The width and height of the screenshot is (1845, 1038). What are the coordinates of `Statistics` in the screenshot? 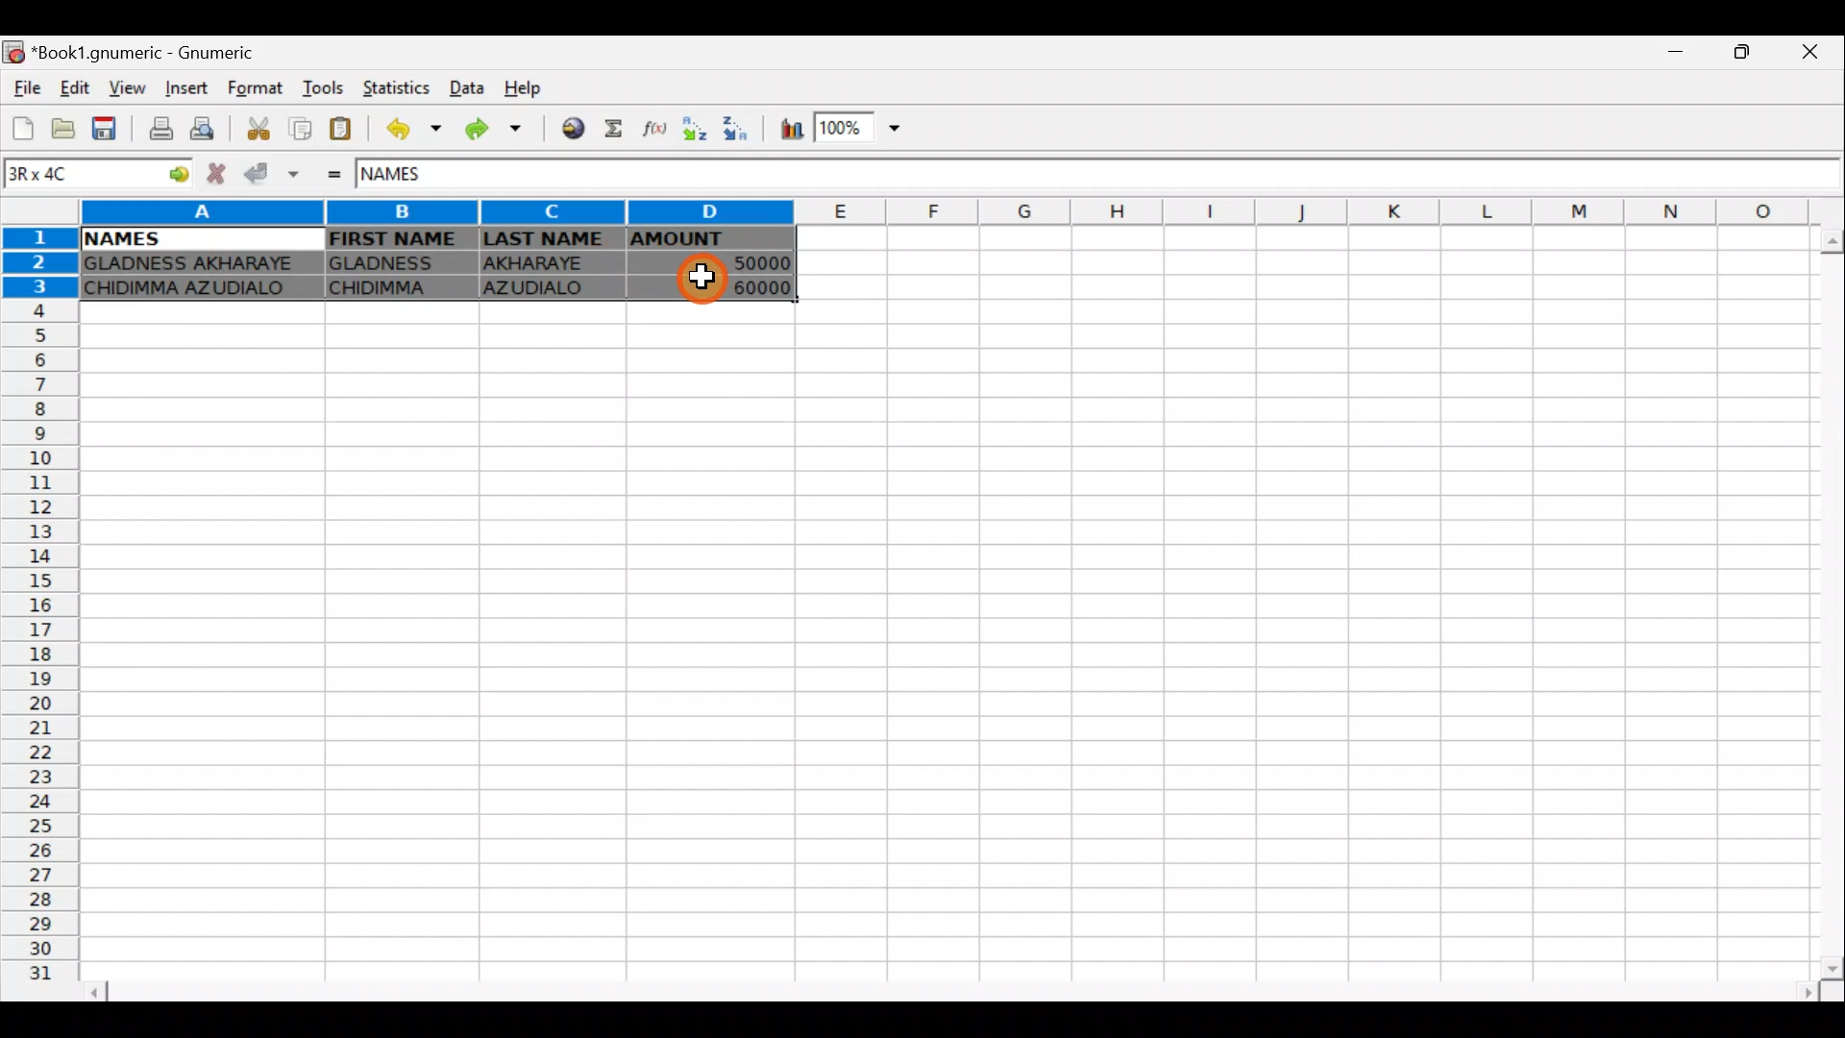 It's located at (398, 89).